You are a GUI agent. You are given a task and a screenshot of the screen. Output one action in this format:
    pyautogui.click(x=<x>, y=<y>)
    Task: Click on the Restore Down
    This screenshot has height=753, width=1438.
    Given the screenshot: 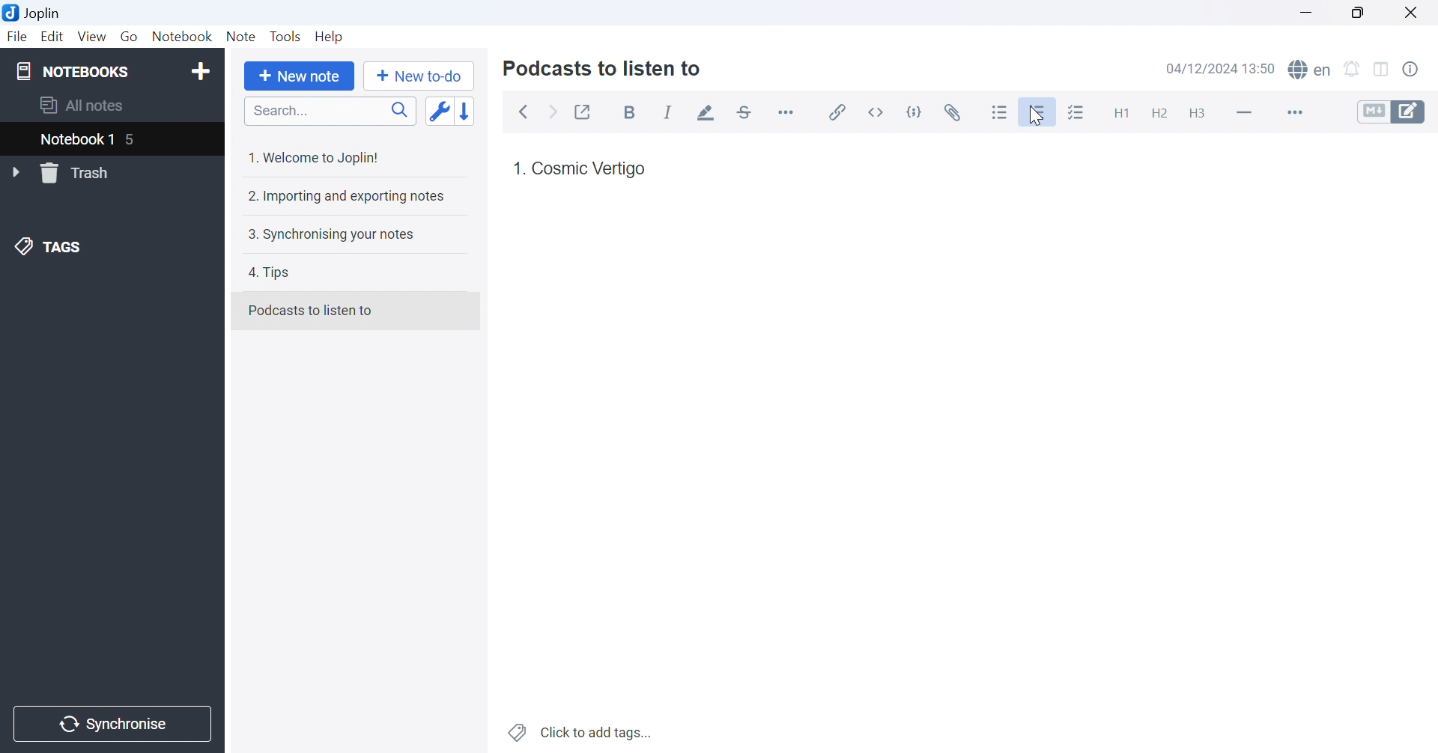 What is the action you would take?
    pyautogui.click(x=1356, y=11)
    